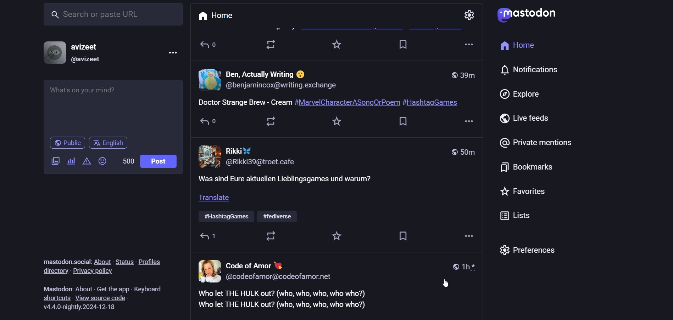 This screenshot has height=320, width=673. What do you see at coordinates (71, 161) in the screenshot?
I see `content warning ` at bounding box center [71, 161].